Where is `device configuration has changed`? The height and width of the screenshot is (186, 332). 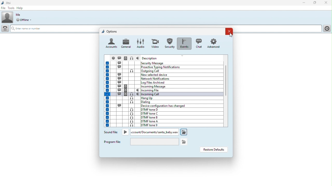
device configuration has changed is located at coordinates (164, 105).